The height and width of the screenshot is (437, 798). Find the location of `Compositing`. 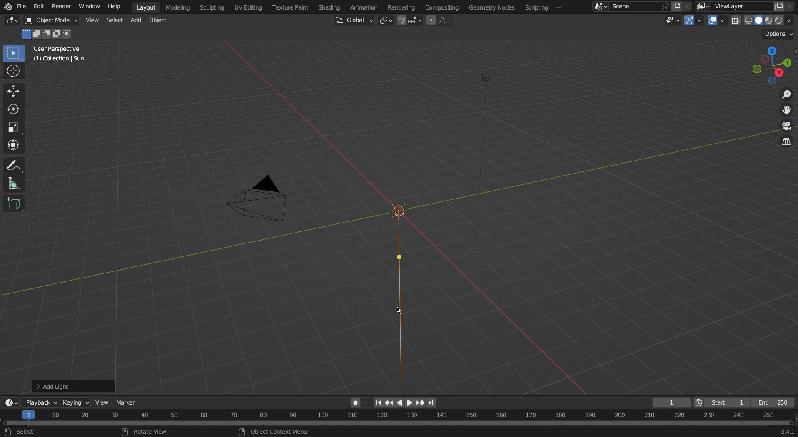

Compositing is located at coordinates (441, 7).